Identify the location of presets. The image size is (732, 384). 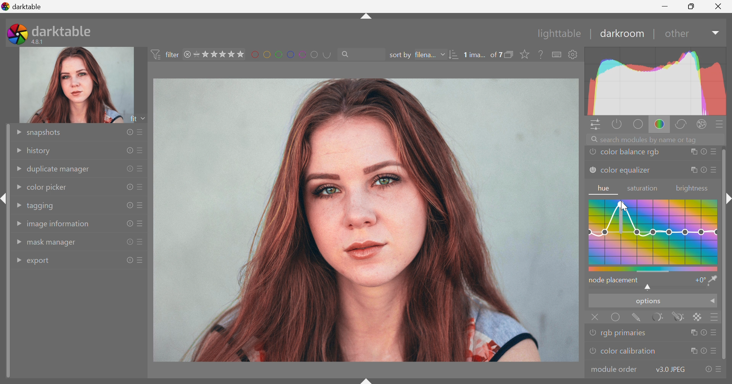
(141, 205).